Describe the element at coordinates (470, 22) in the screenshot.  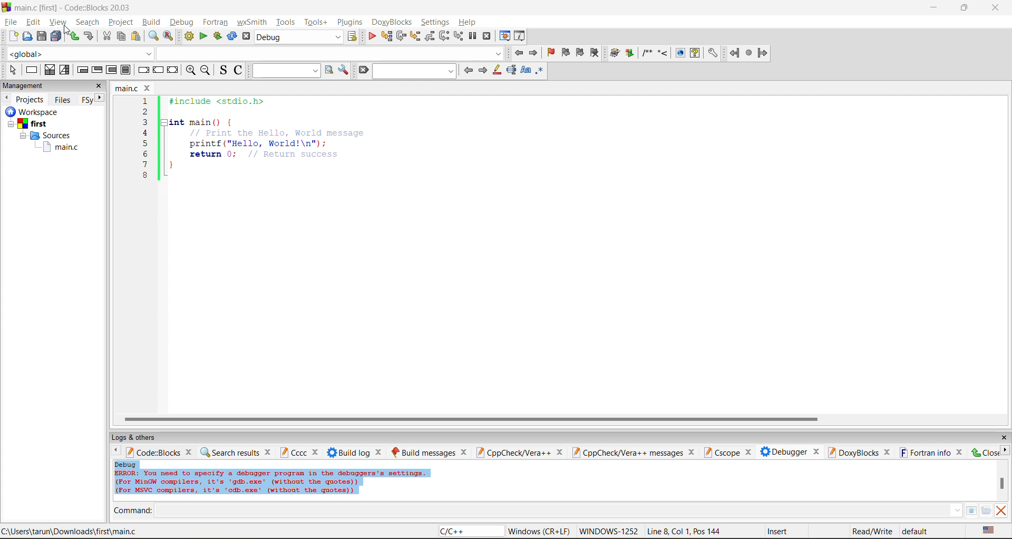
I see `help` at that location.